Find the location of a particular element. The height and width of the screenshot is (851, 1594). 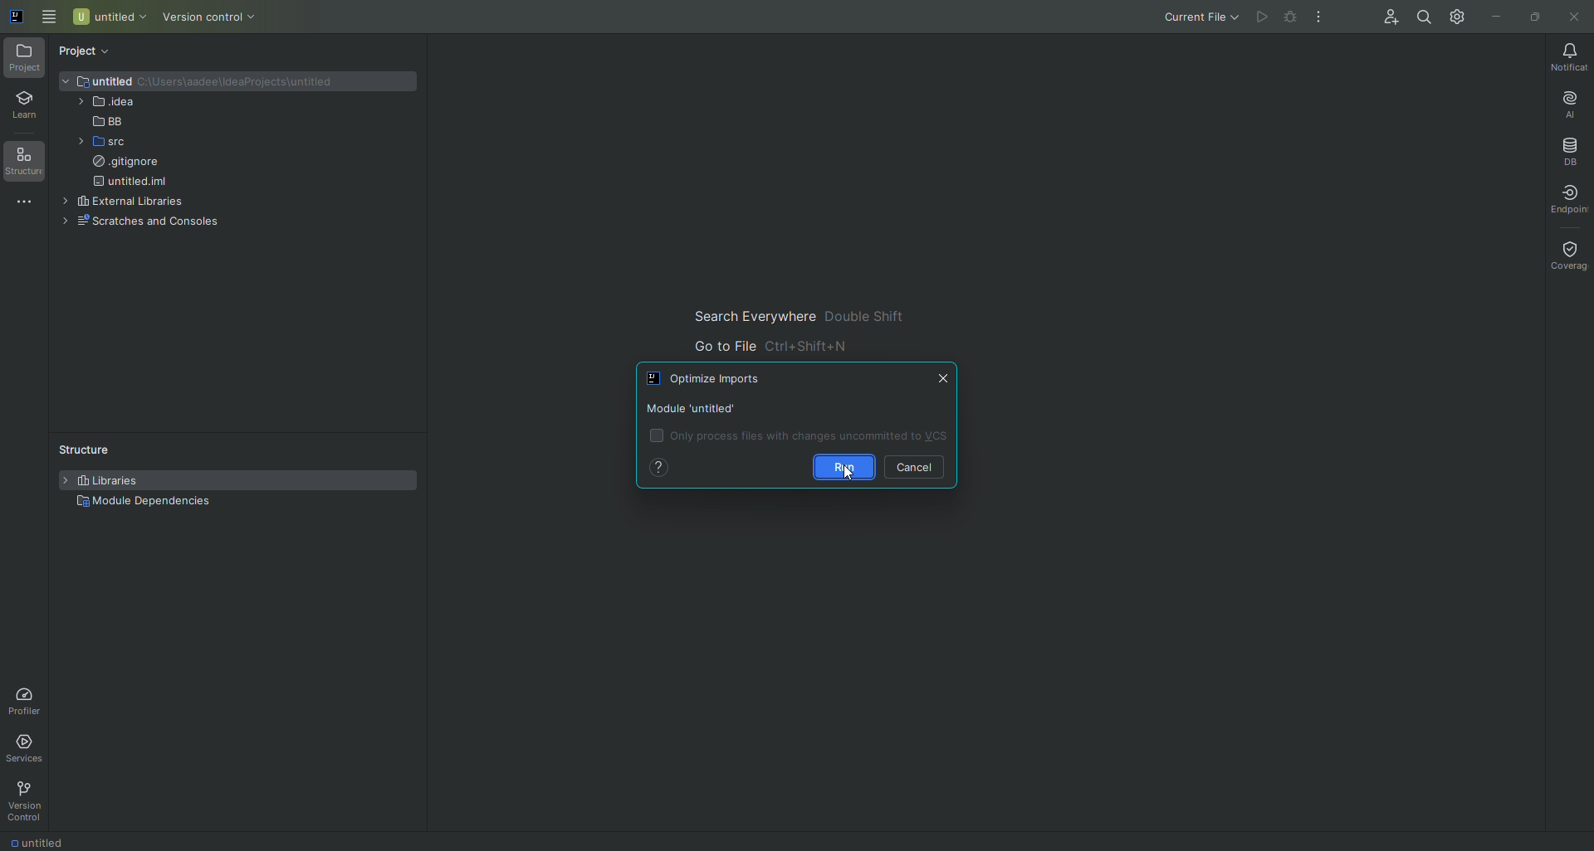

Profiler is located at coordinates (27, 701).